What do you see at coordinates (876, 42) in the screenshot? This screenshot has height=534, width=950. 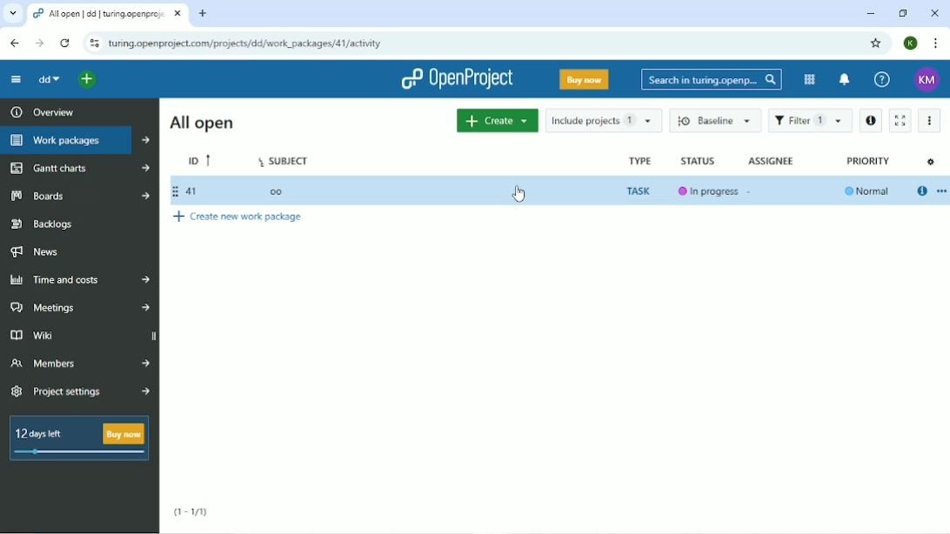 I see `Bookmark this tab` at bounding box center [876, 42].